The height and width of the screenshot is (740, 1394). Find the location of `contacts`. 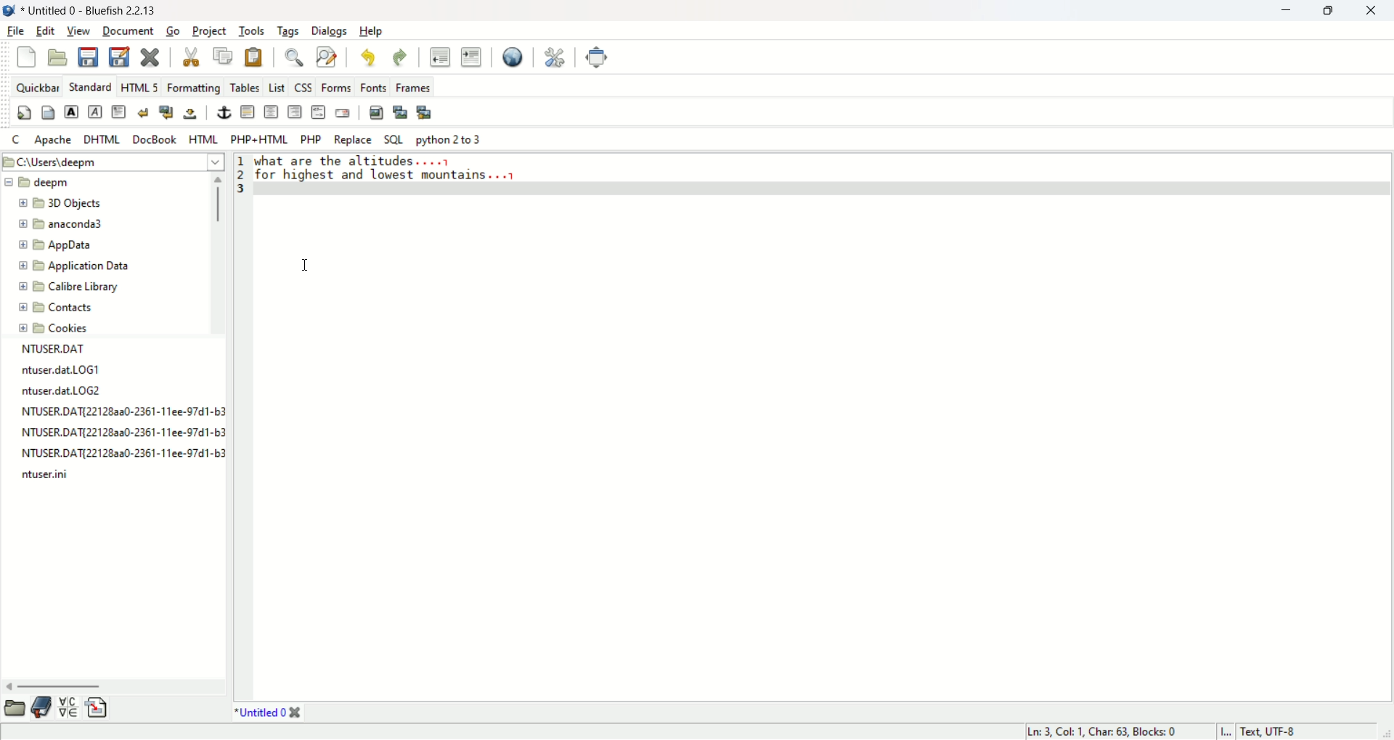

contacts is located at coordinates (54, 305).